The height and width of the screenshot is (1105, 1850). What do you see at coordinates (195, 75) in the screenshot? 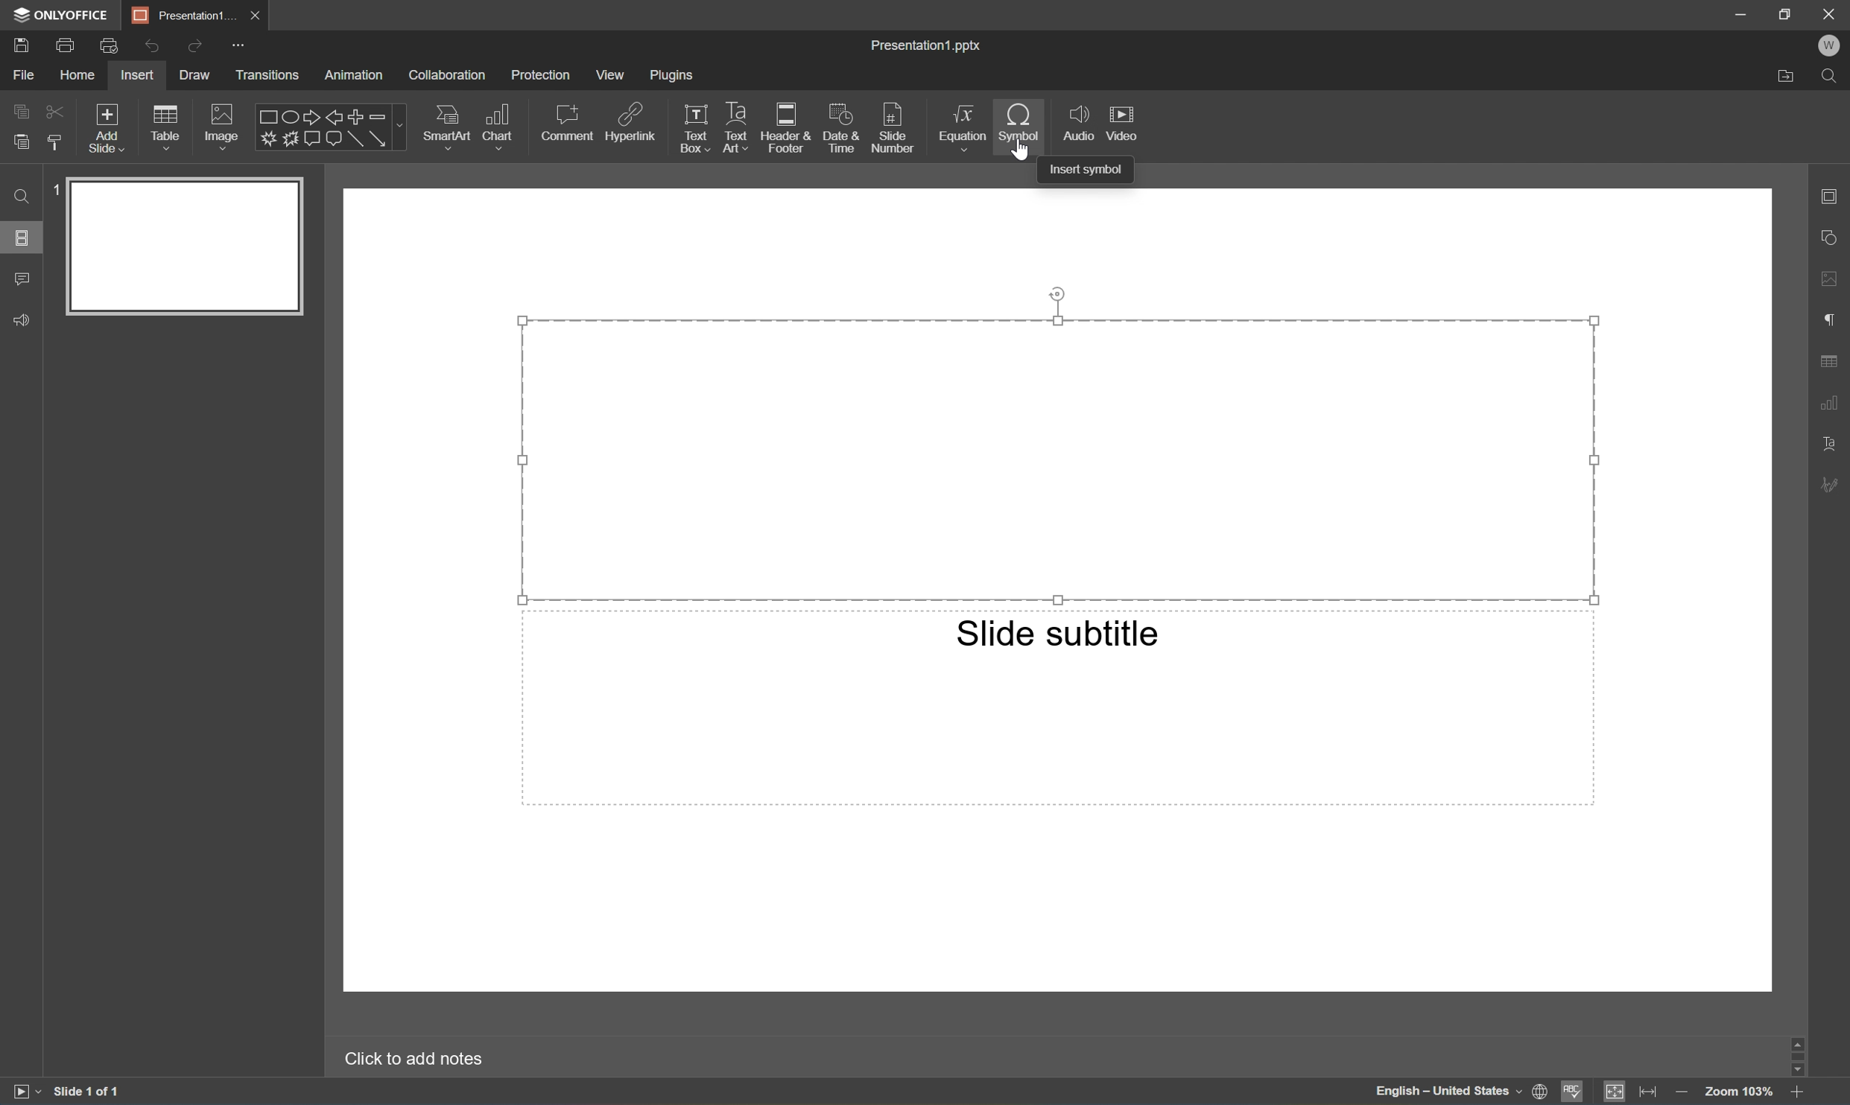
I see `Draw` at bounding box center [195, 75].